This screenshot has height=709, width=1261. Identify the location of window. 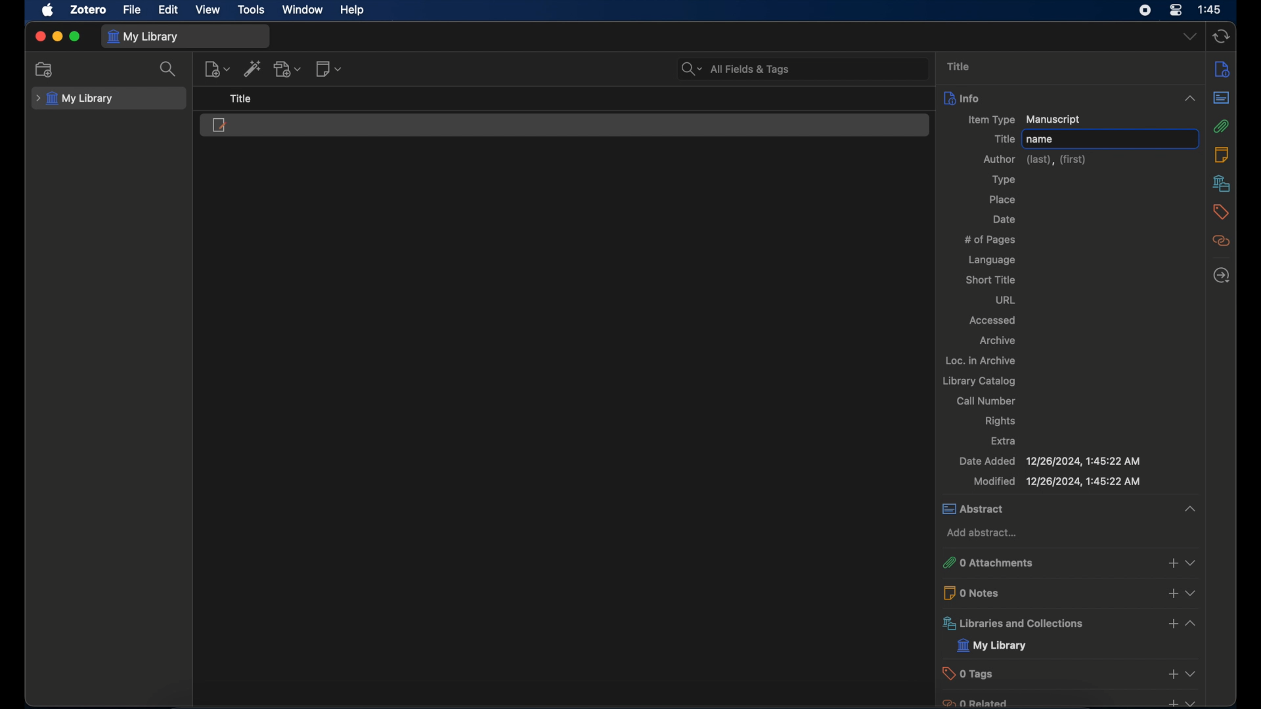
(302, 10).